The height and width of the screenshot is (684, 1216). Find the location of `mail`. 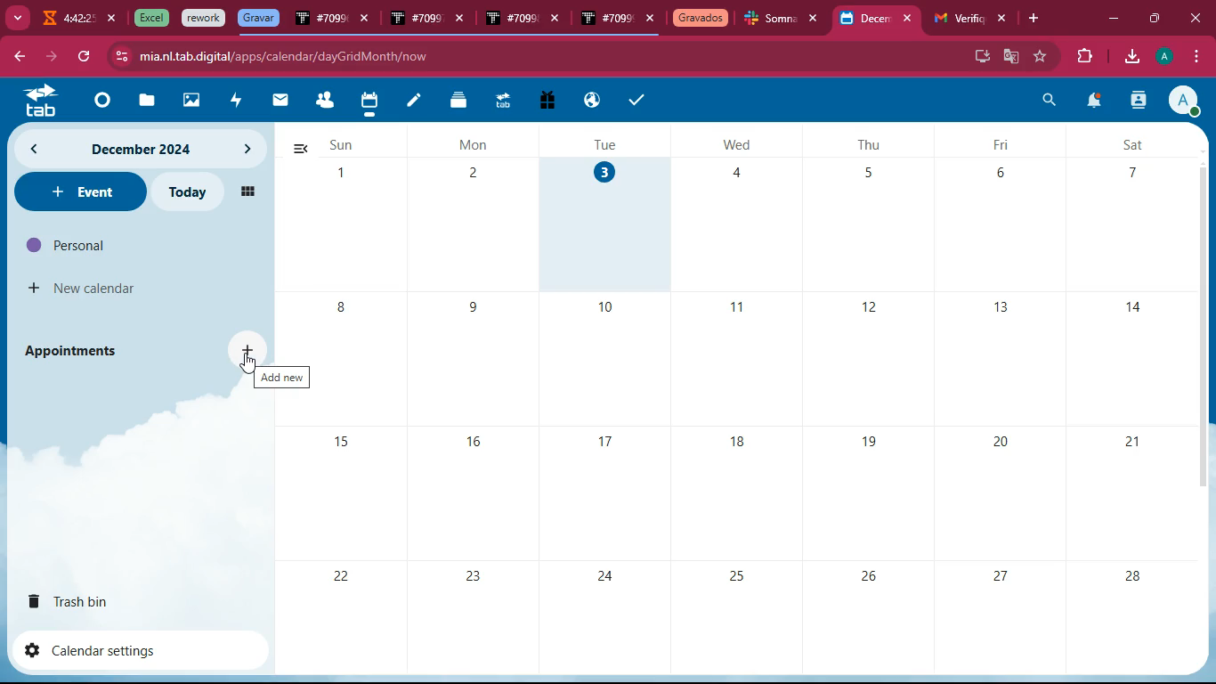

mail is located at coordinates (280, 101).